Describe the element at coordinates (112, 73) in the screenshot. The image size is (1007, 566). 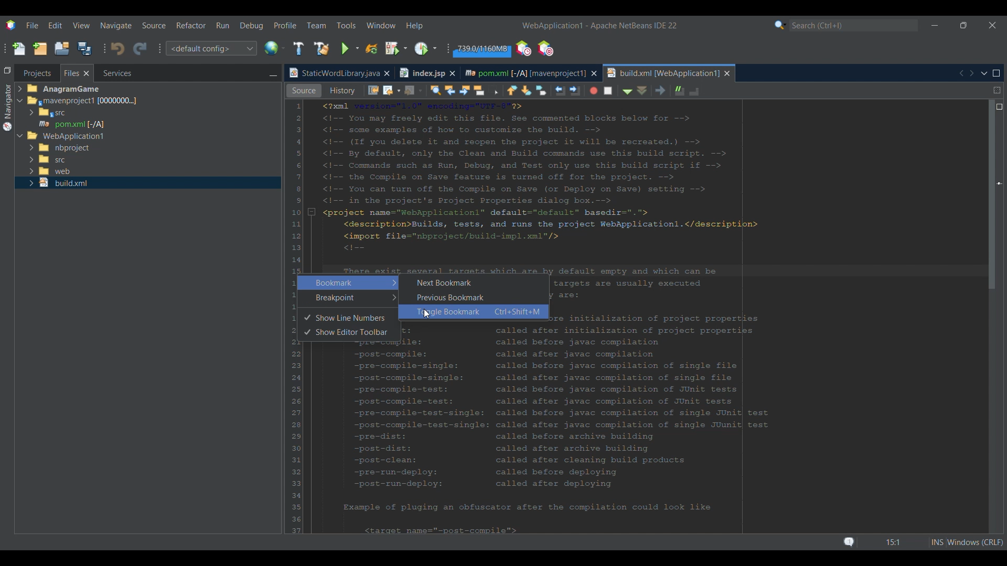
I see `Services, current tab highlighted` at that location.